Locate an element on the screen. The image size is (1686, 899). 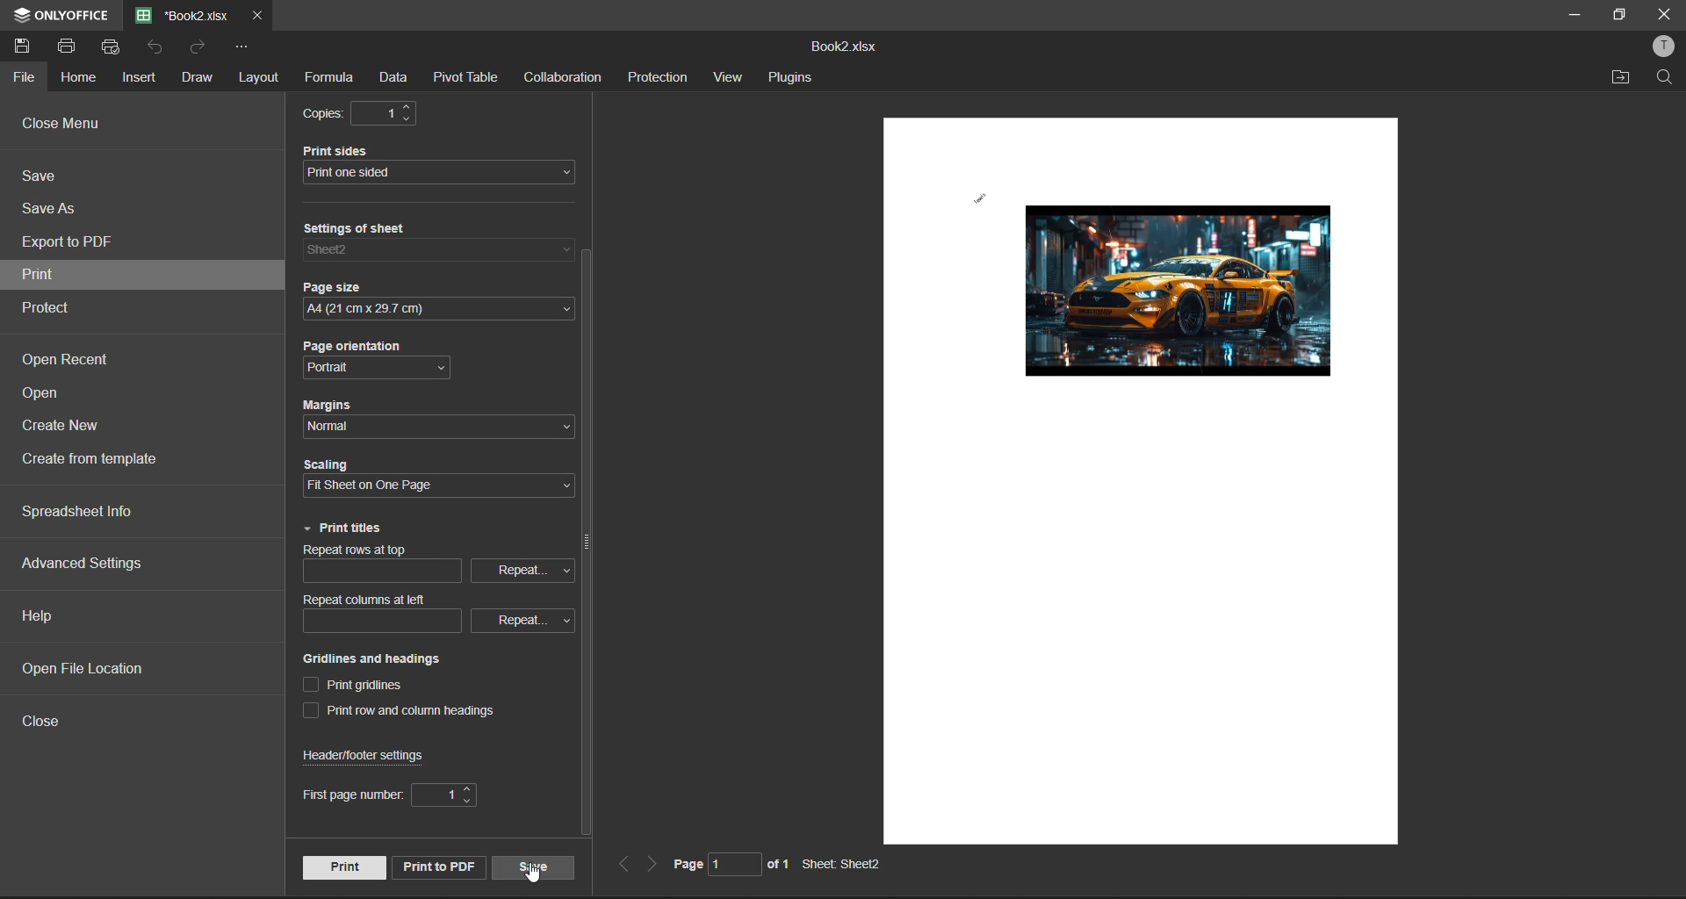
view is located at coordinates (731, 77).